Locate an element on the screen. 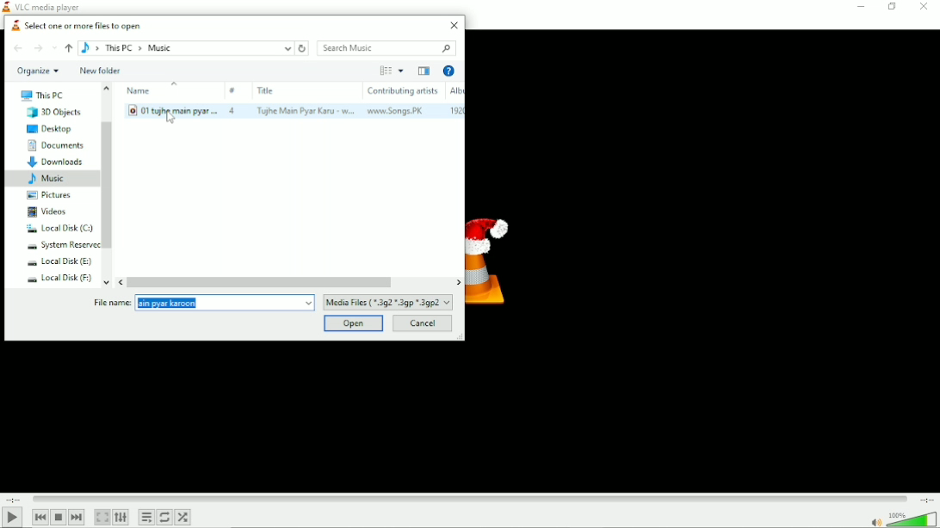 Image resolution: width=940 pixels, height=528 pixels. Videos is located at coordinates (46, 211).